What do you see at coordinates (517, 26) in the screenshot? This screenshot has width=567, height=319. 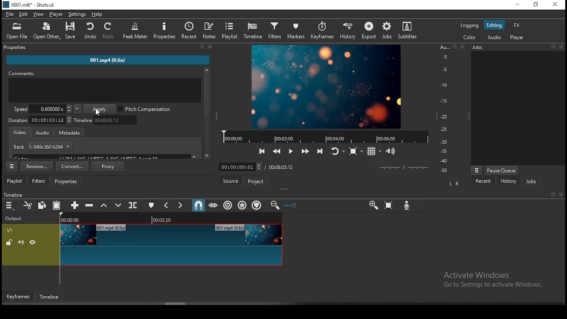 I see `fx` at bounding box center [517, 26].